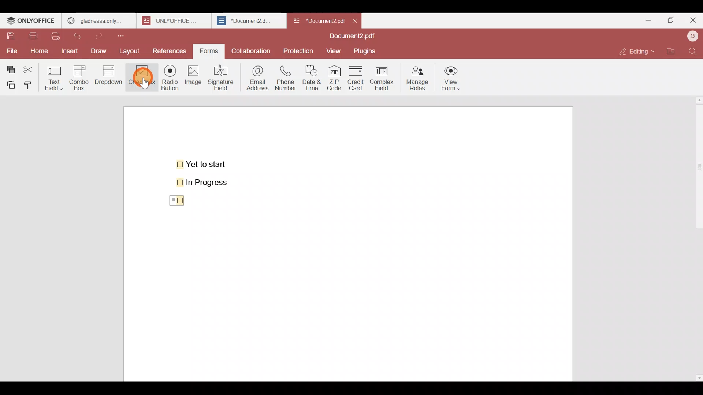 The height and width of the screenshot is (395, 703). I want to click on Print file, so click(34, 37).